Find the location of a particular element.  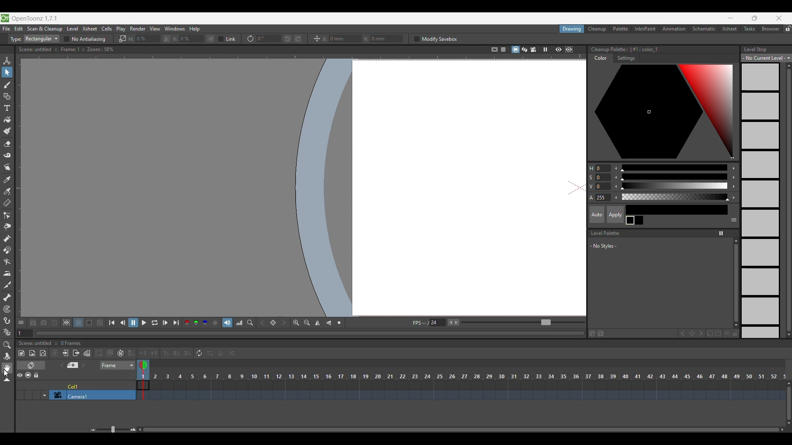

No antialiasing is located at coordinates (85, 39).